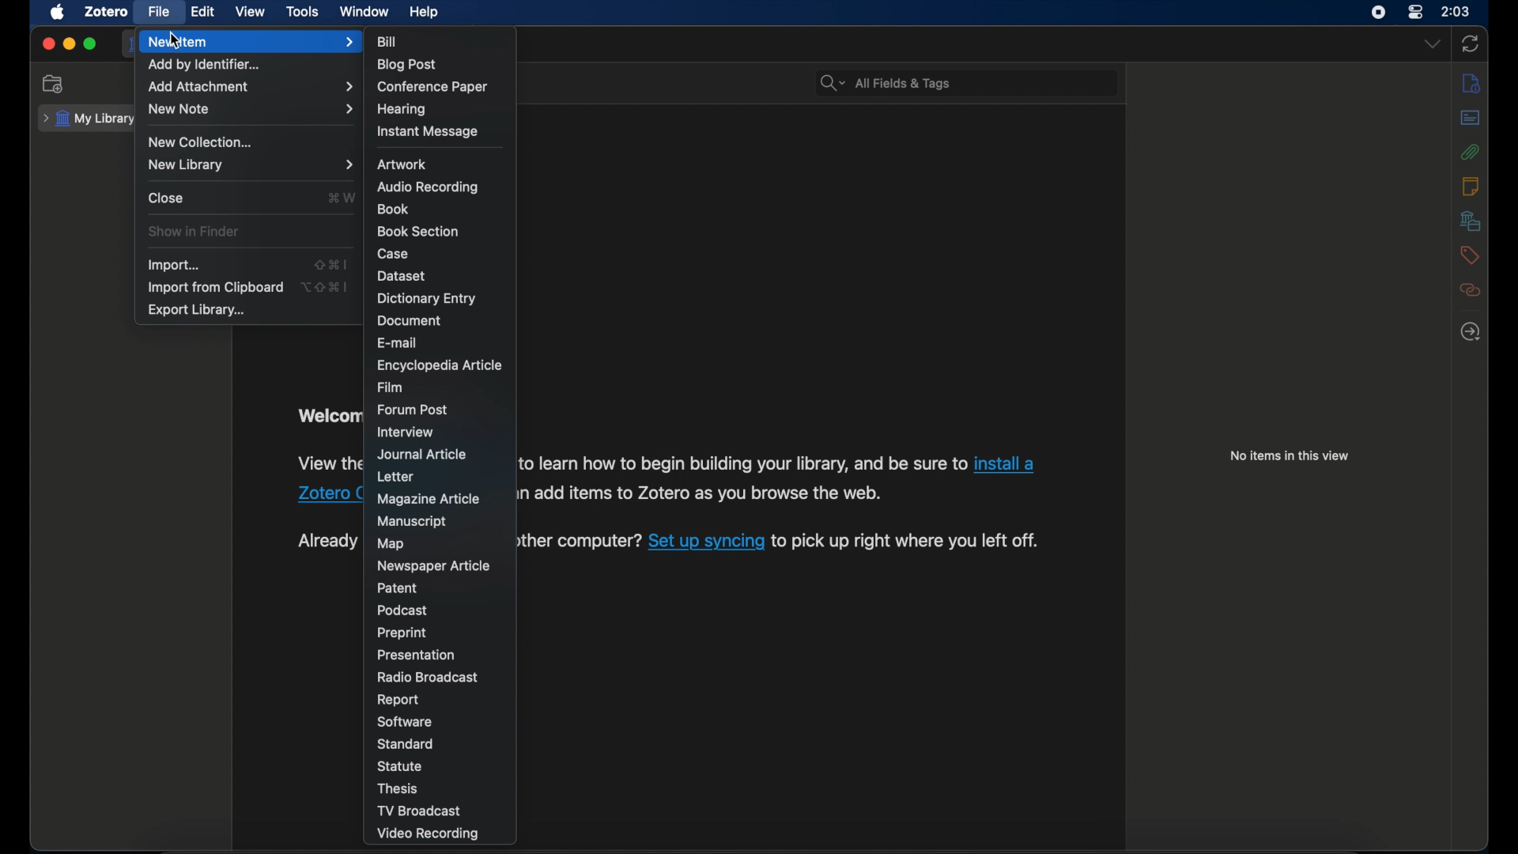 This screenshot has width=1518, height=854. Describe the element at coordinates (402, 276) in the screenshot. I see `dataset` at that location.